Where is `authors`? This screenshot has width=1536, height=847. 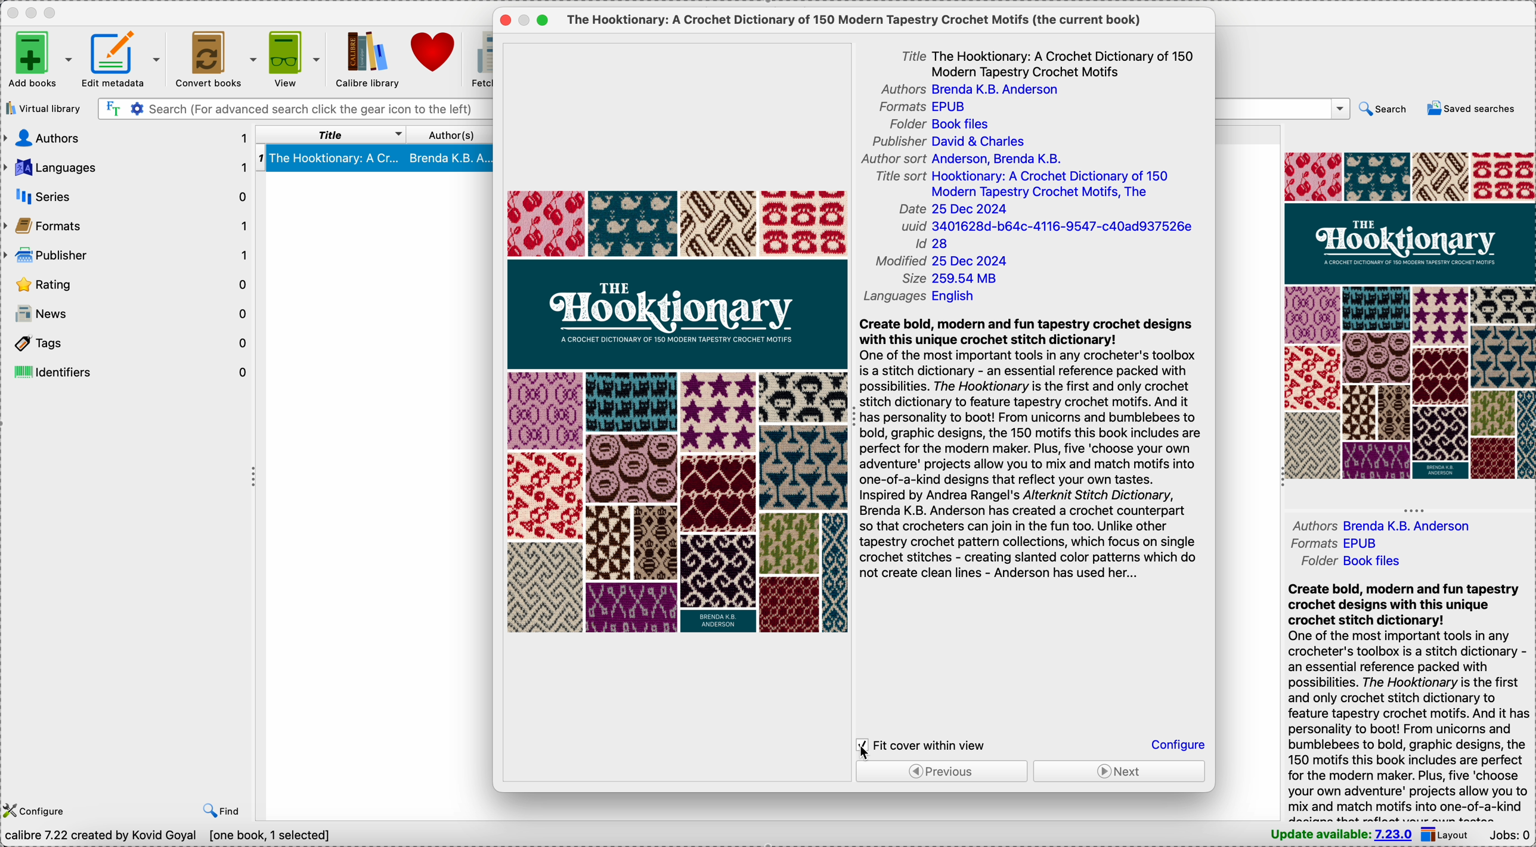 authors is located at coordinates (971, 91).